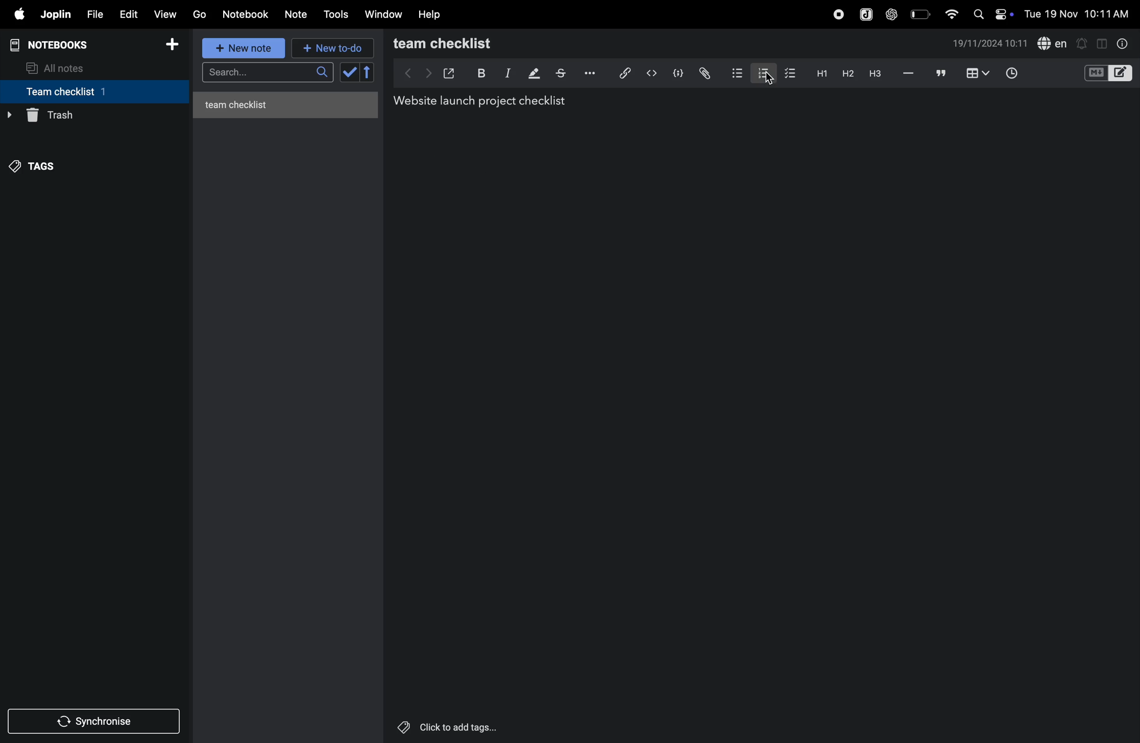 Image resolution: width=1140 pixels, height=743 pixels. Describe the element at coordinates (907, 73) in the screenshot. I see `hifen` at that location.